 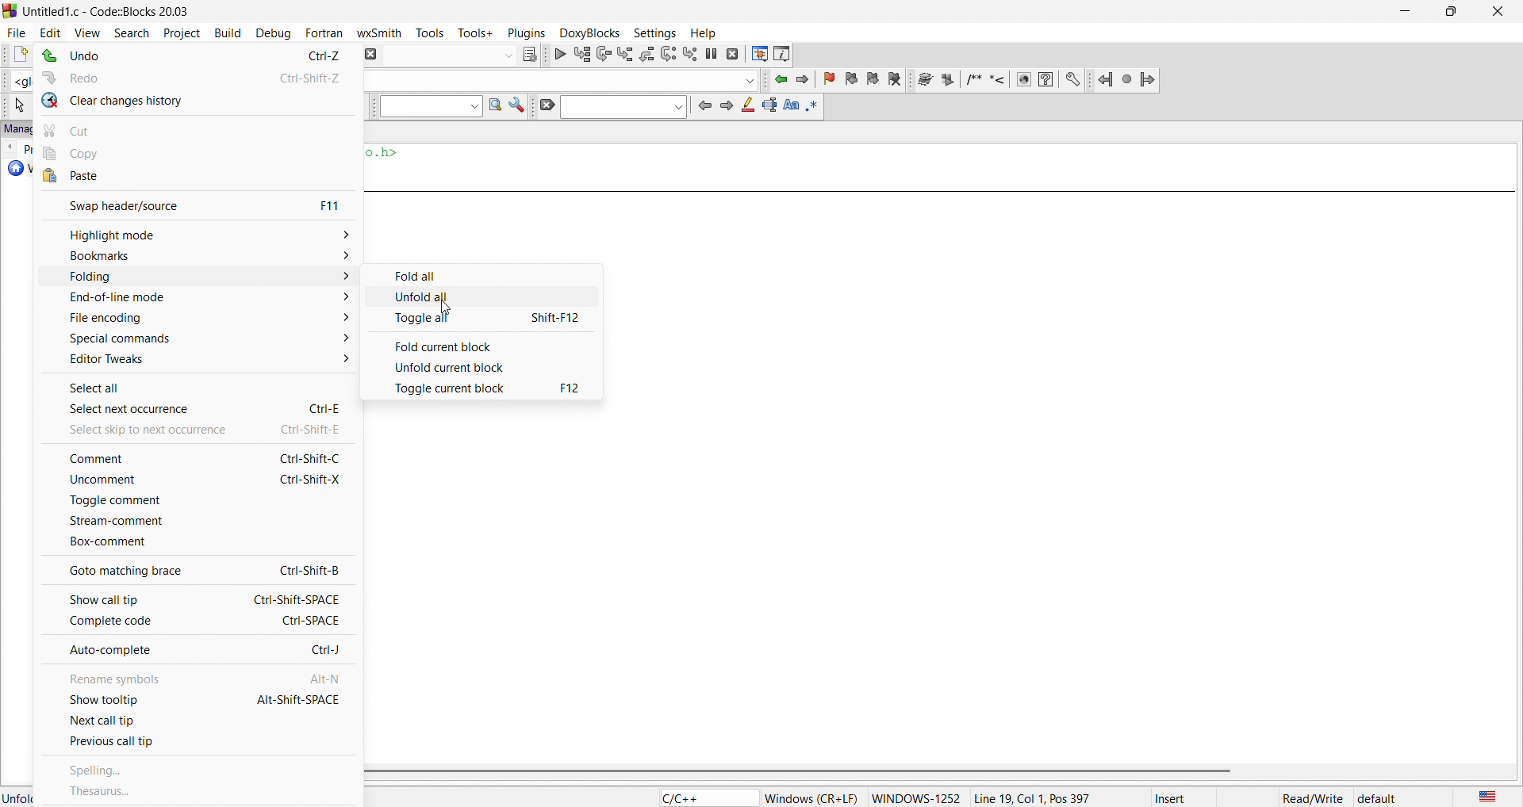 What do you see at coordinates (126, 31) in the screenshot?
I see `search` at bounding box center [126, 31].